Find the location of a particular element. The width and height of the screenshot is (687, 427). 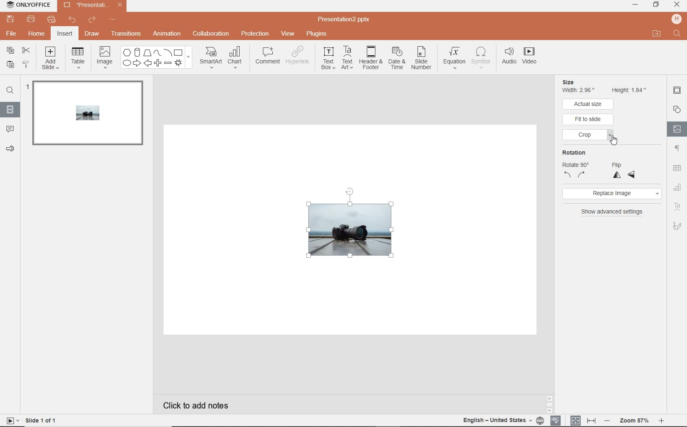

print is located at coordinates (31, 19).